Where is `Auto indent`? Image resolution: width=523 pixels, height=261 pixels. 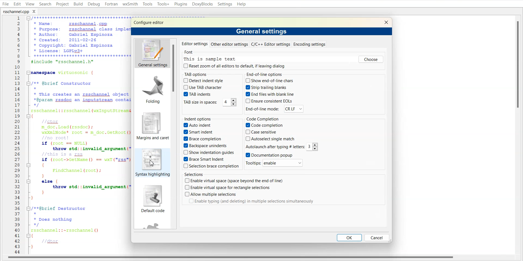
Auto indent is located at coordinates (197, 125).